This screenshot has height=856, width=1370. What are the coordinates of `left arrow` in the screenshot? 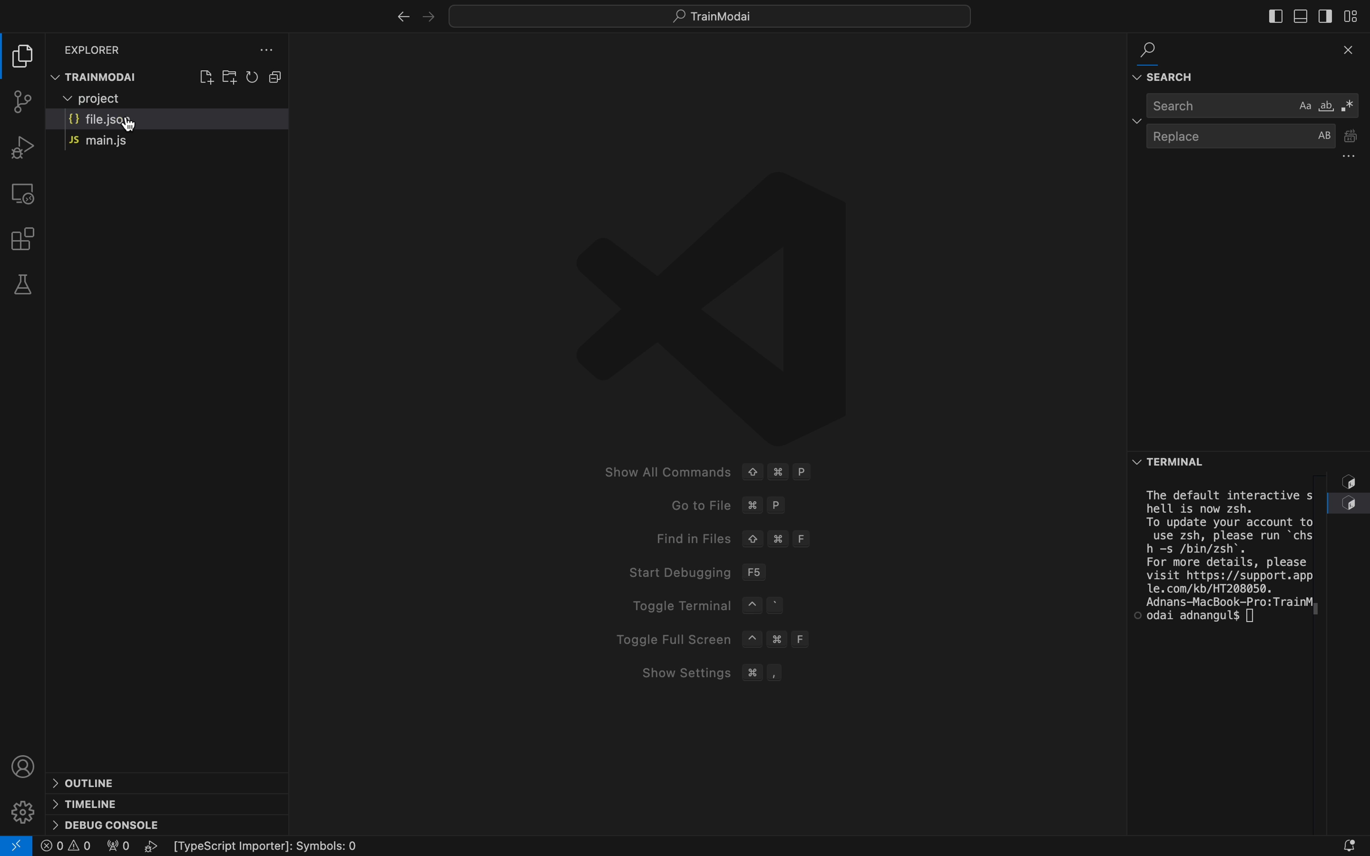 It's located at (426, 15).